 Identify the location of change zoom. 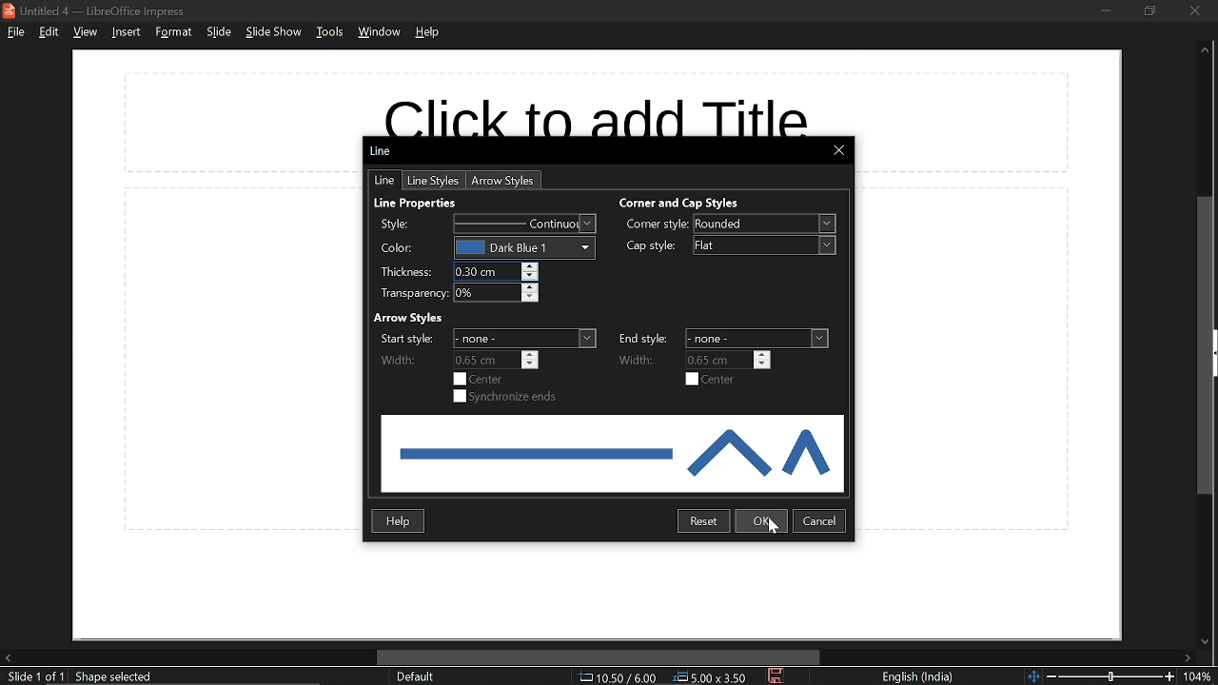
(1101, 676).